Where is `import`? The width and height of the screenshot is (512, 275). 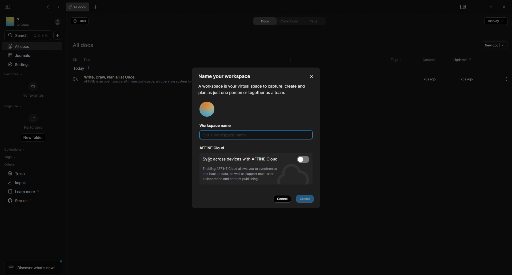
import is located at coordinates (16, 182).